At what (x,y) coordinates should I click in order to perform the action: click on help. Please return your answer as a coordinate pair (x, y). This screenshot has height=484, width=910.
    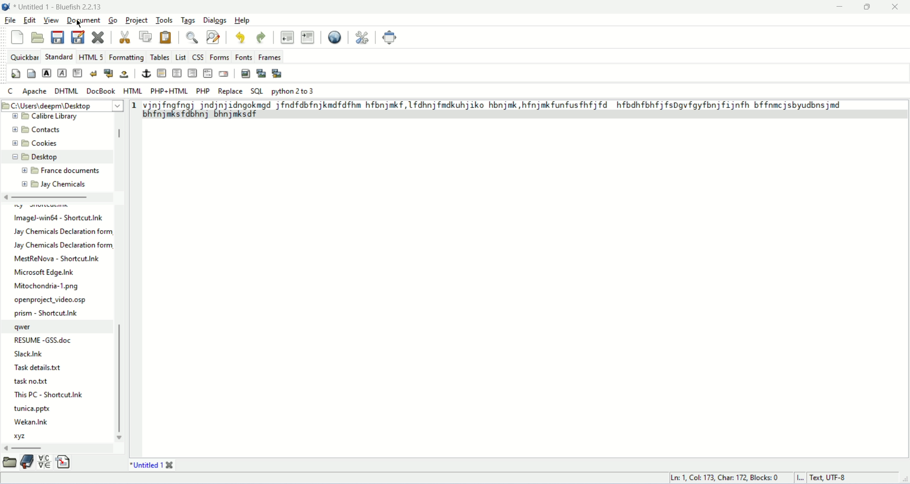
    Looking at the image, I should click on (244, 20).